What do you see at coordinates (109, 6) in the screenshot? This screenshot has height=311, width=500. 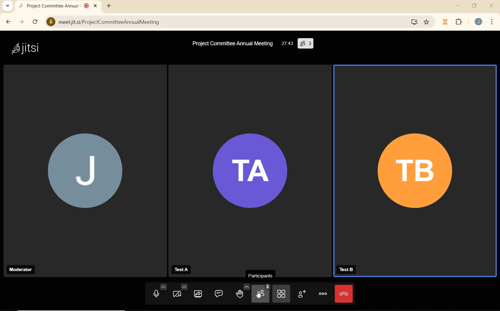 I see `ADD NEW TAB` at bounding box center [109, 6].